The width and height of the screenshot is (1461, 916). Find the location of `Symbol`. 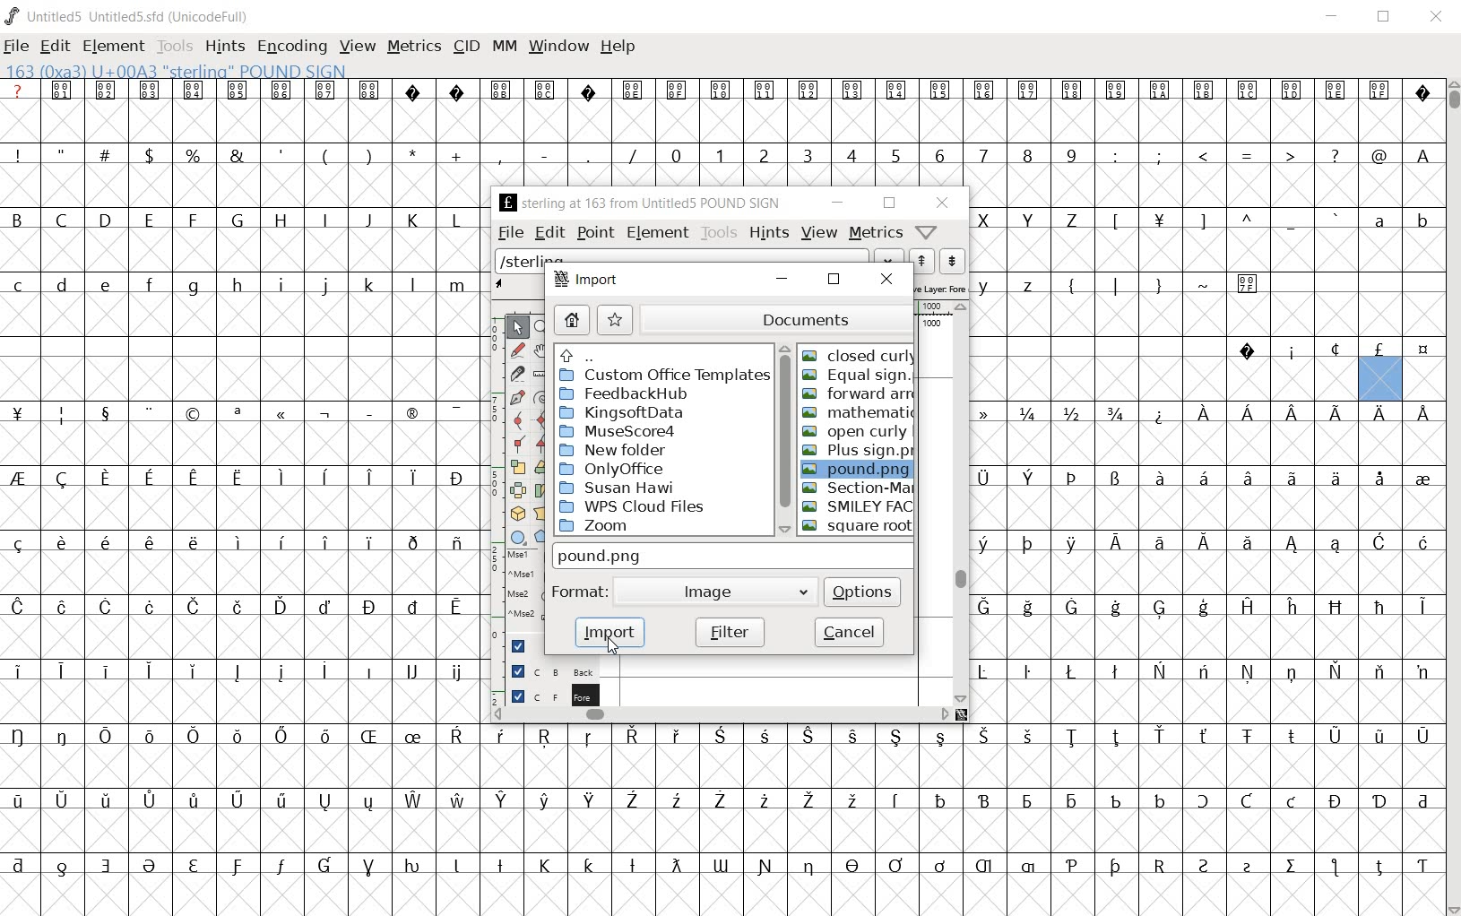

Symbol is located at coordinates (1336, 868).